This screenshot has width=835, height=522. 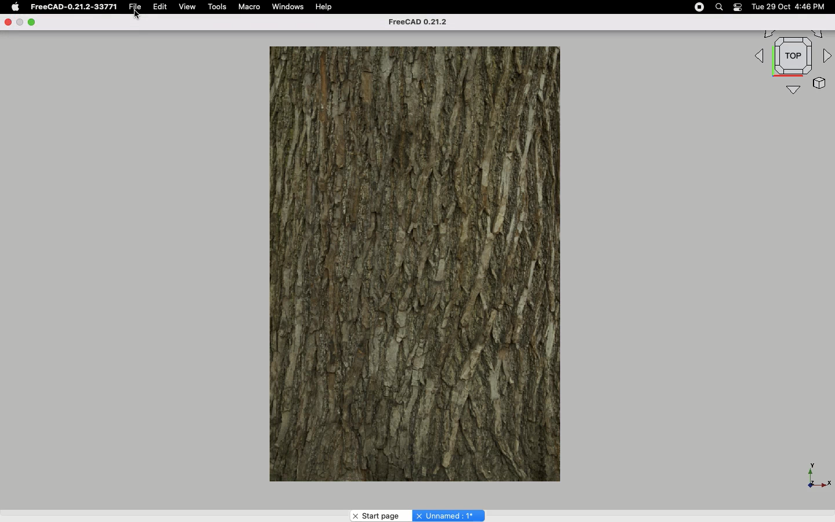 What do you see at coordinates (422, 23) in the screenshot?
I see `FreeCAD 0.21.2` at bounding box center [422, 23].